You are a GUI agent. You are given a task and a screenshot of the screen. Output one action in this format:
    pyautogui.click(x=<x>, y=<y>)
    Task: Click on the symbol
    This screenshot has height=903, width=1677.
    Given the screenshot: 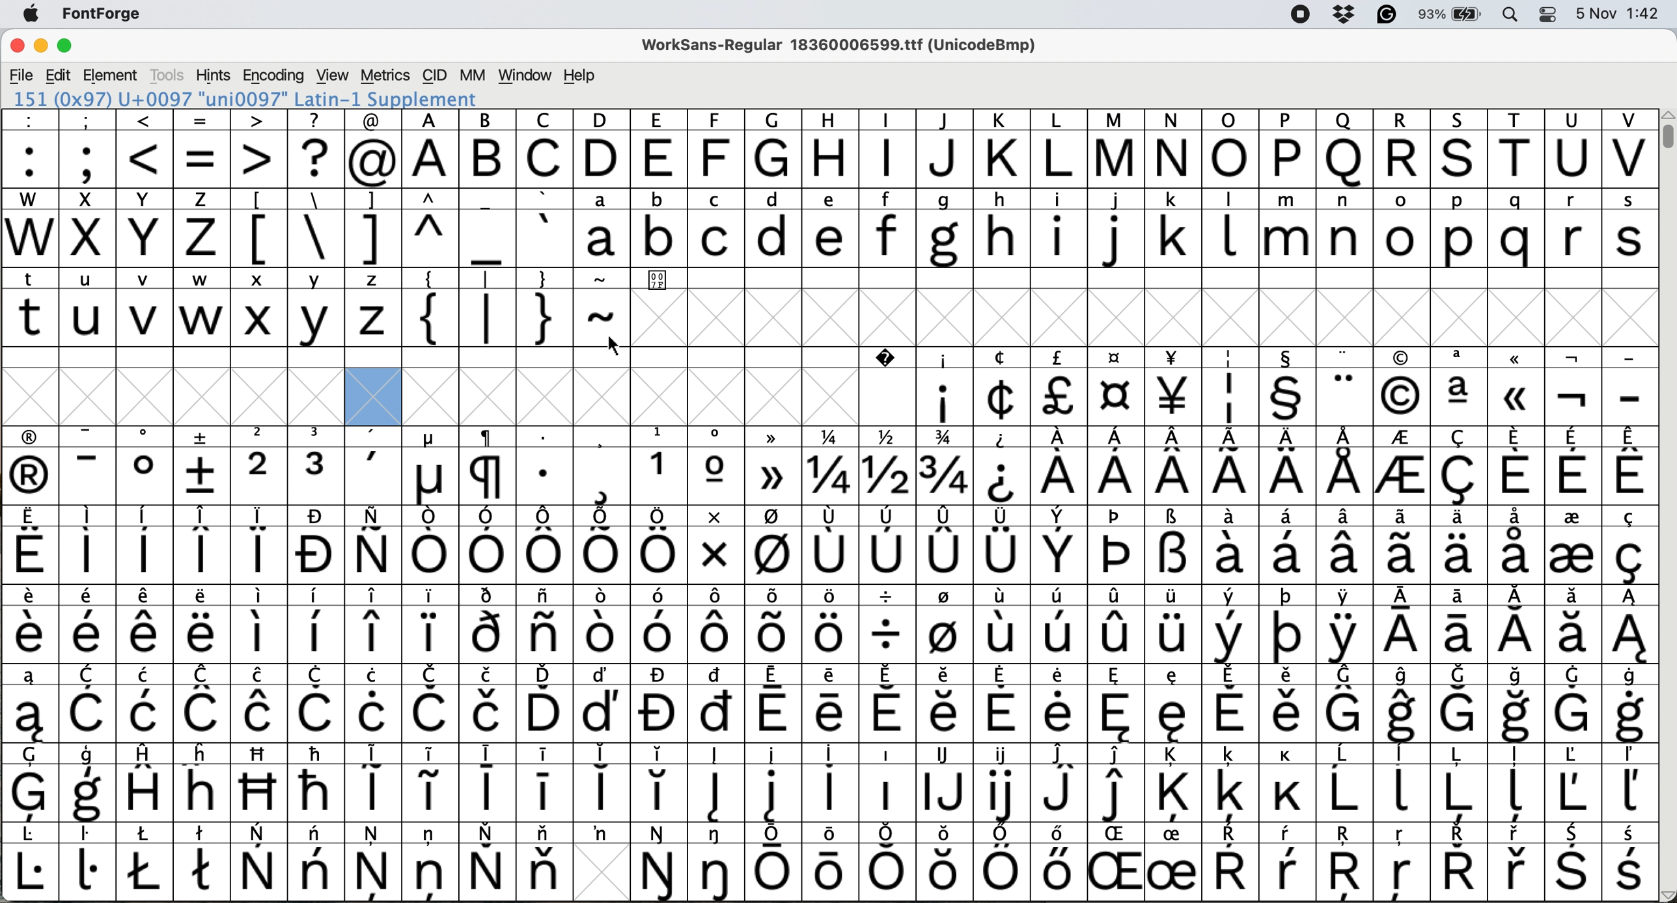 What is the action you would take?
    pyautogui.click(x=429, y=545)
    